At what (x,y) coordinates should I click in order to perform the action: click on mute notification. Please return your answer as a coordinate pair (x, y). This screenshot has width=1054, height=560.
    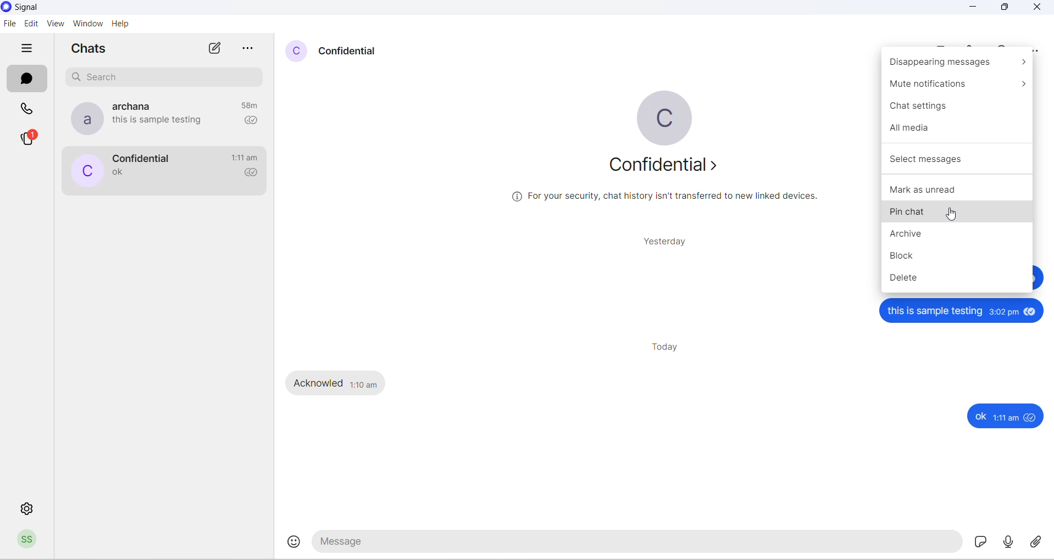
    Looking at the image, I should click on (955, 86).